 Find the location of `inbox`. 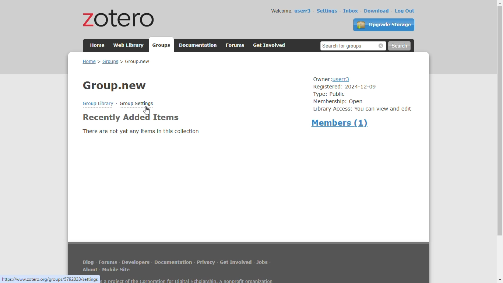

inbox is located at coordinates (351, 11).